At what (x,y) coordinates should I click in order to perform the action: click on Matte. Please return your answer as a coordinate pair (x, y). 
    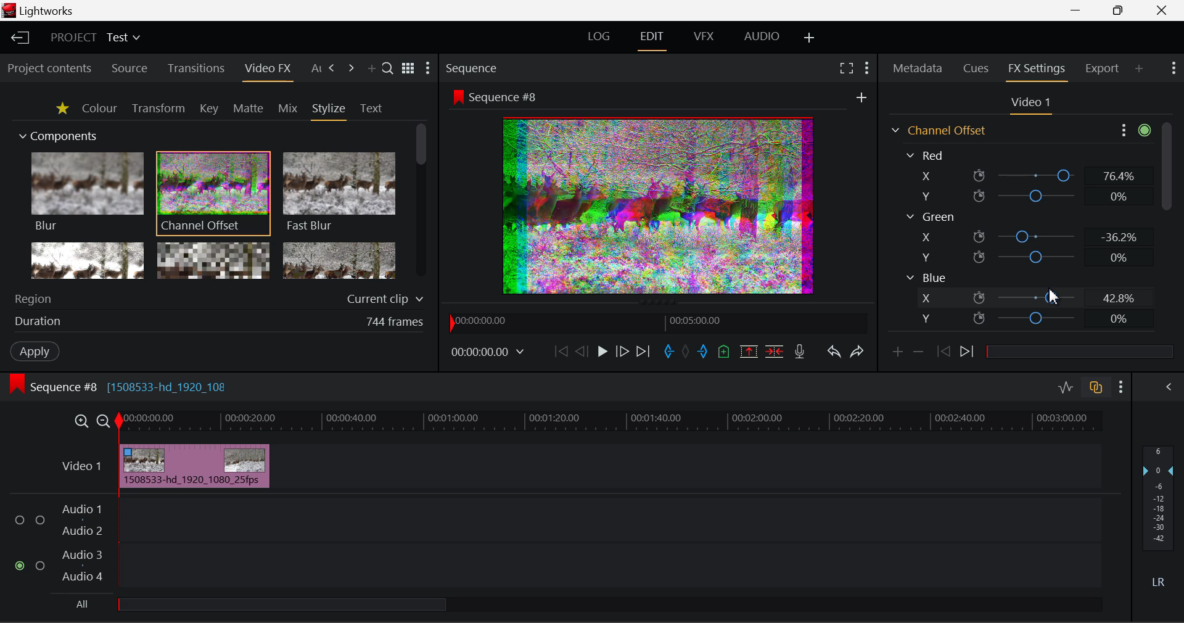
    Looking at the image, I should click on (249, 109).